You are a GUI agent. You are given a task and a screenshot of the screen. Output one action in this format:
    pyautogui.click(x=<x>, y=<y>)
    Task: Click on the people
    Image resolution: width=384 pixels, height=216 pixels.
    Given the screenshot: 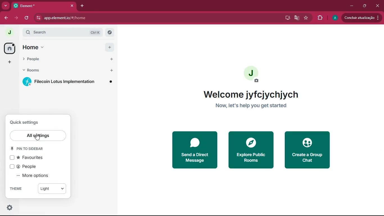 What is the action you would take?
    pyautogui.click(x=68, y=61)
    